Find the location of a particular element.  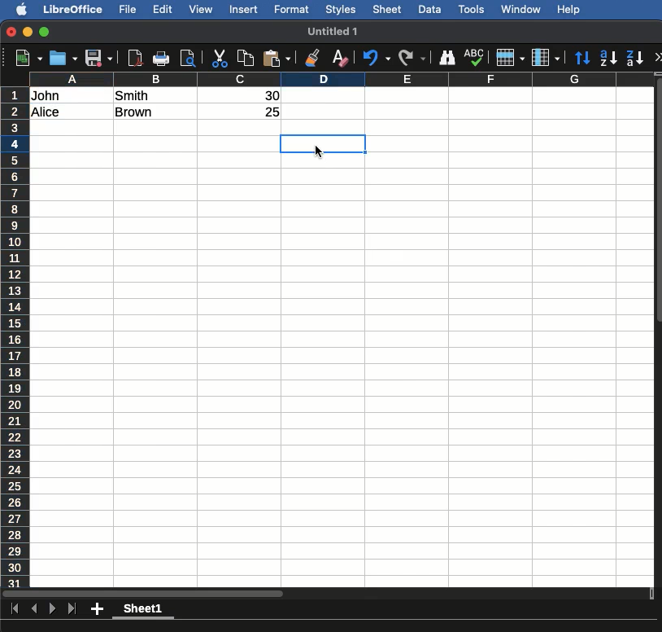

Apple logo is located at coordinates (24, 9).